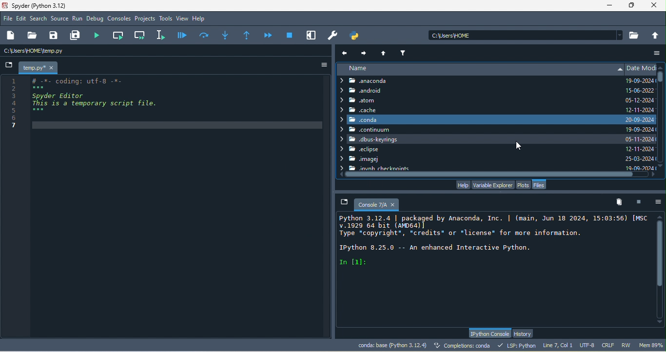  What do you see at coordinates (588, 346) in the screenshot?
I see `utf 8` at bounding box center [588, 346].